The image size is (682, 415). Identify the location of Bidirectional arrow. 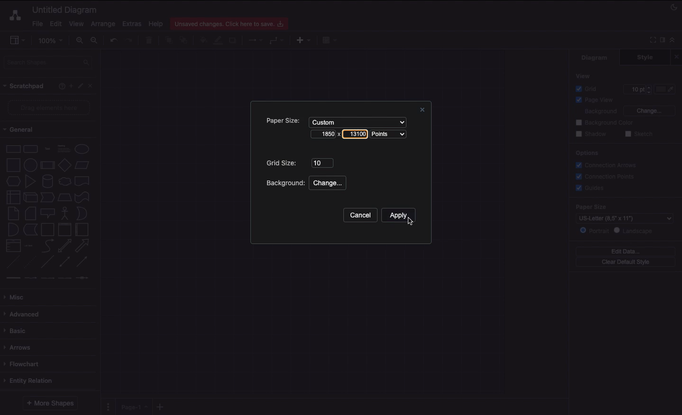
(65, 245).